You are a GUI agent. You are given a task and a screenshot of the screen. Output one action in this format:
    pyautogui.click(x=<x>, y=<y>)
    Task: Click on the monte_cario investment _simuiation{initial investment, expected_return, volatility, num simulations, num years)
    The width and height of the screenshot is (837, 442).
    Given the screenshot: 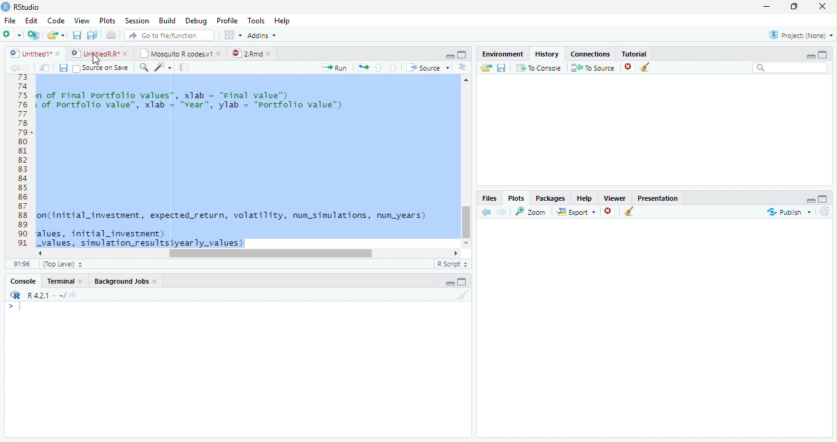 What is the action you would take?
    pyautogui.click(x=217, y=265)
    